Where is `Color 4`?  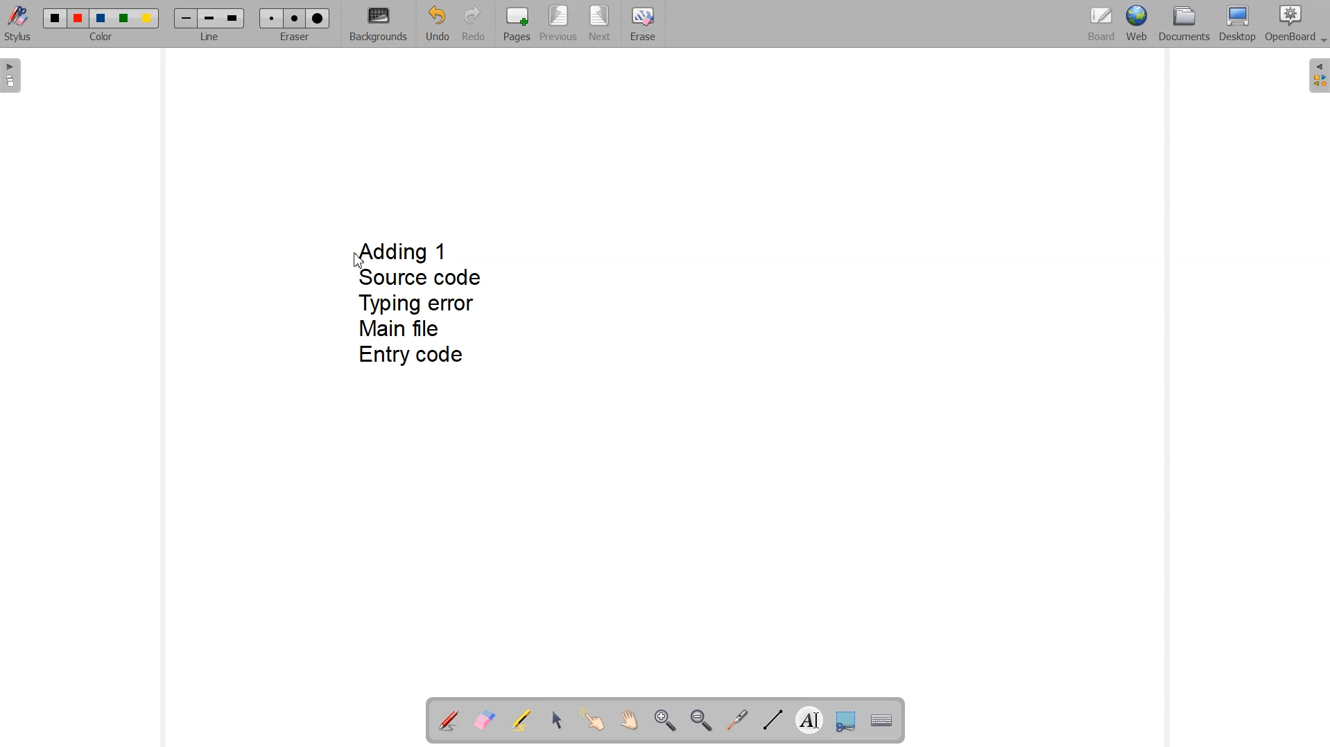
Color 4 is located at coordinates (126, 18).